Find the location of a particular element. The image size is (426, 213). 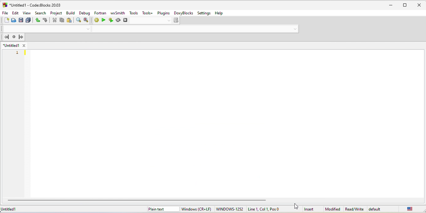

save is located at coordinates (21, 20).